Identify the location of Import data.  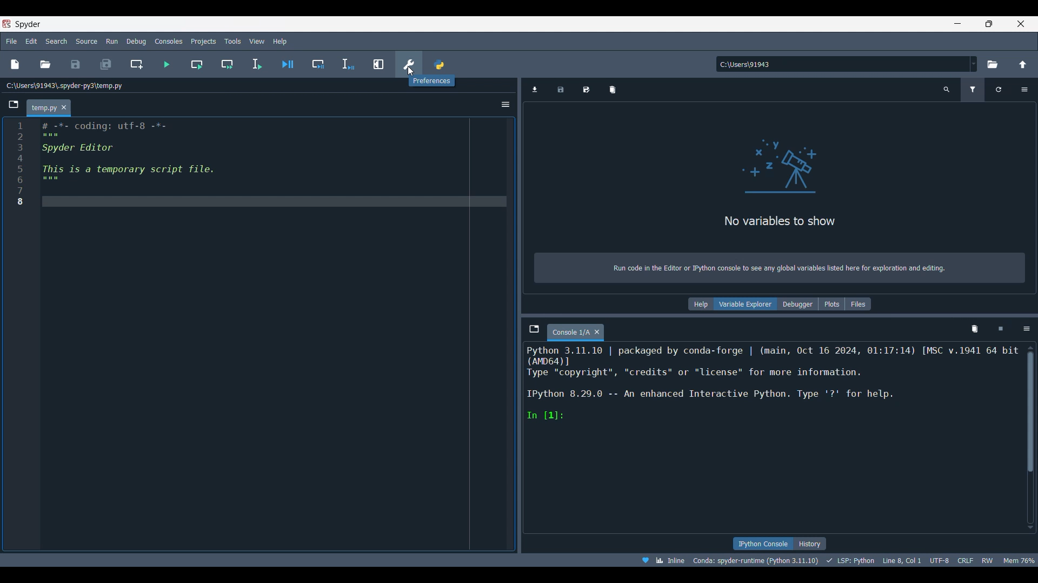
(535, 90).